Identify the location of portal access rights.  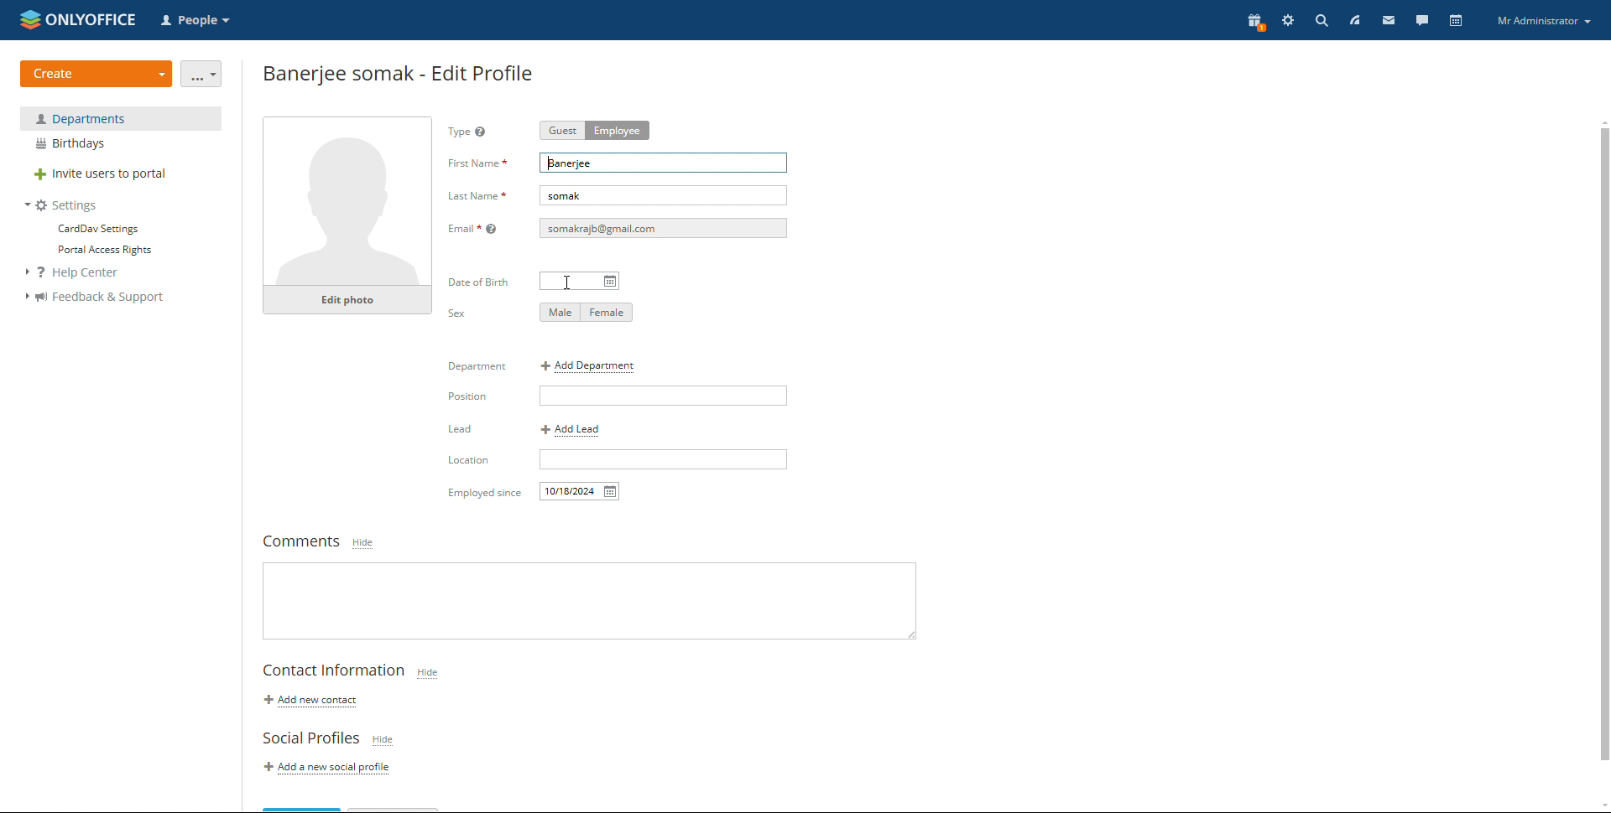
(99, 251).